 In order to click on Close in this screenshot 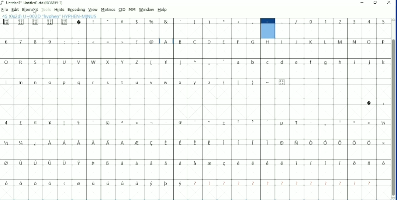, I will do `click(389, 3)`.